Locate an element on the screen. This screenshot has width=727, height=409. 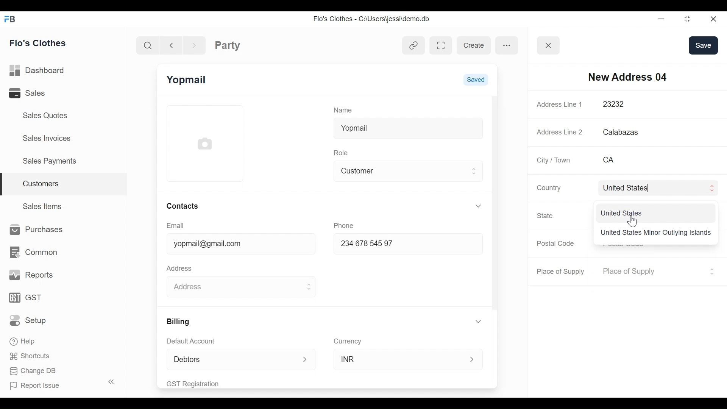
23232 is located at coordinates (650, 105).